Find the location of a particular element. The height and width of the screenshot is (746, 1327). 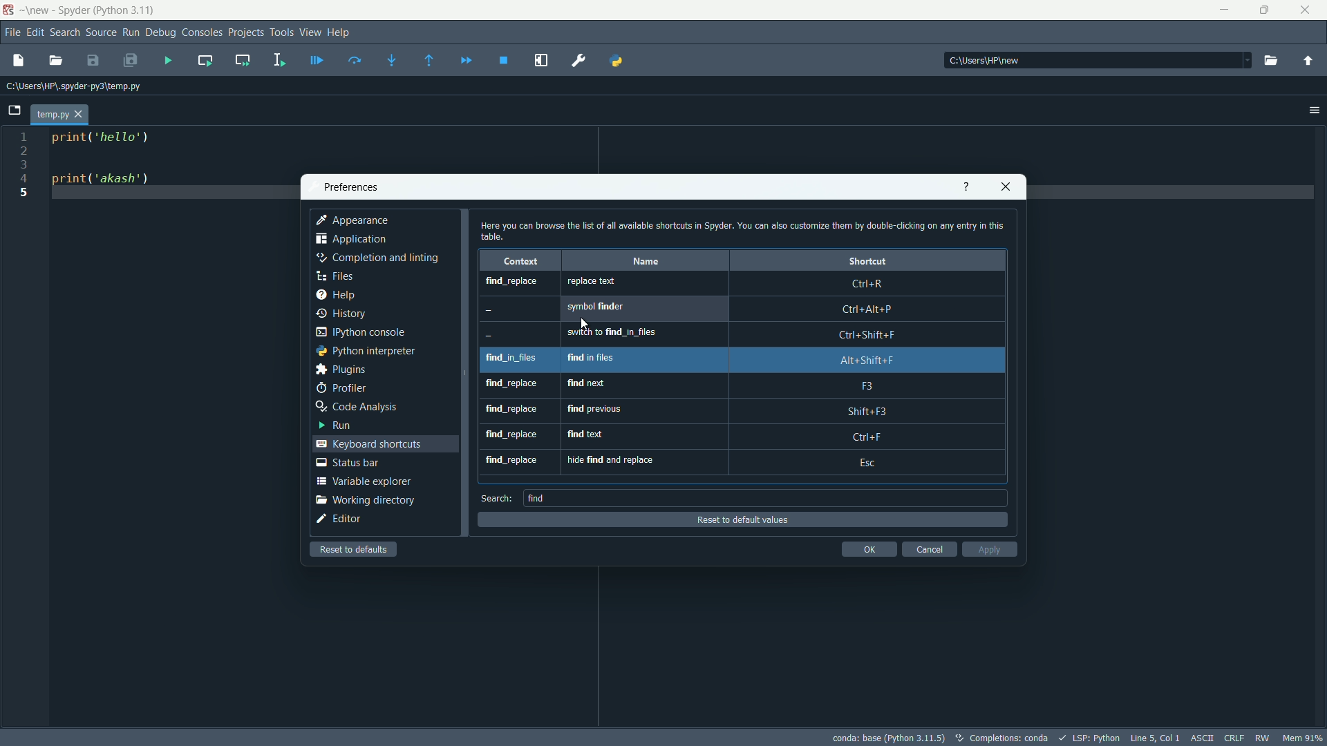

python path manger is located at coordinates (617, 64).